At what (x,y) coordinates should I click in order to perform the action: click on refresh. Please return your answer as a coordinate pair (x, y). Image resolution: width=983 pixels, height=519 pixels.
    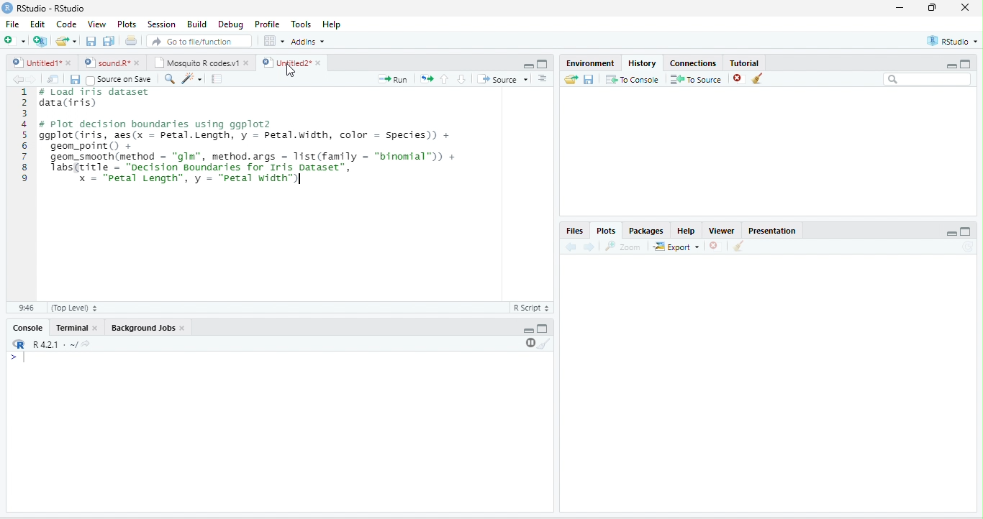
    Looking at the image, I should click on (967, 247).